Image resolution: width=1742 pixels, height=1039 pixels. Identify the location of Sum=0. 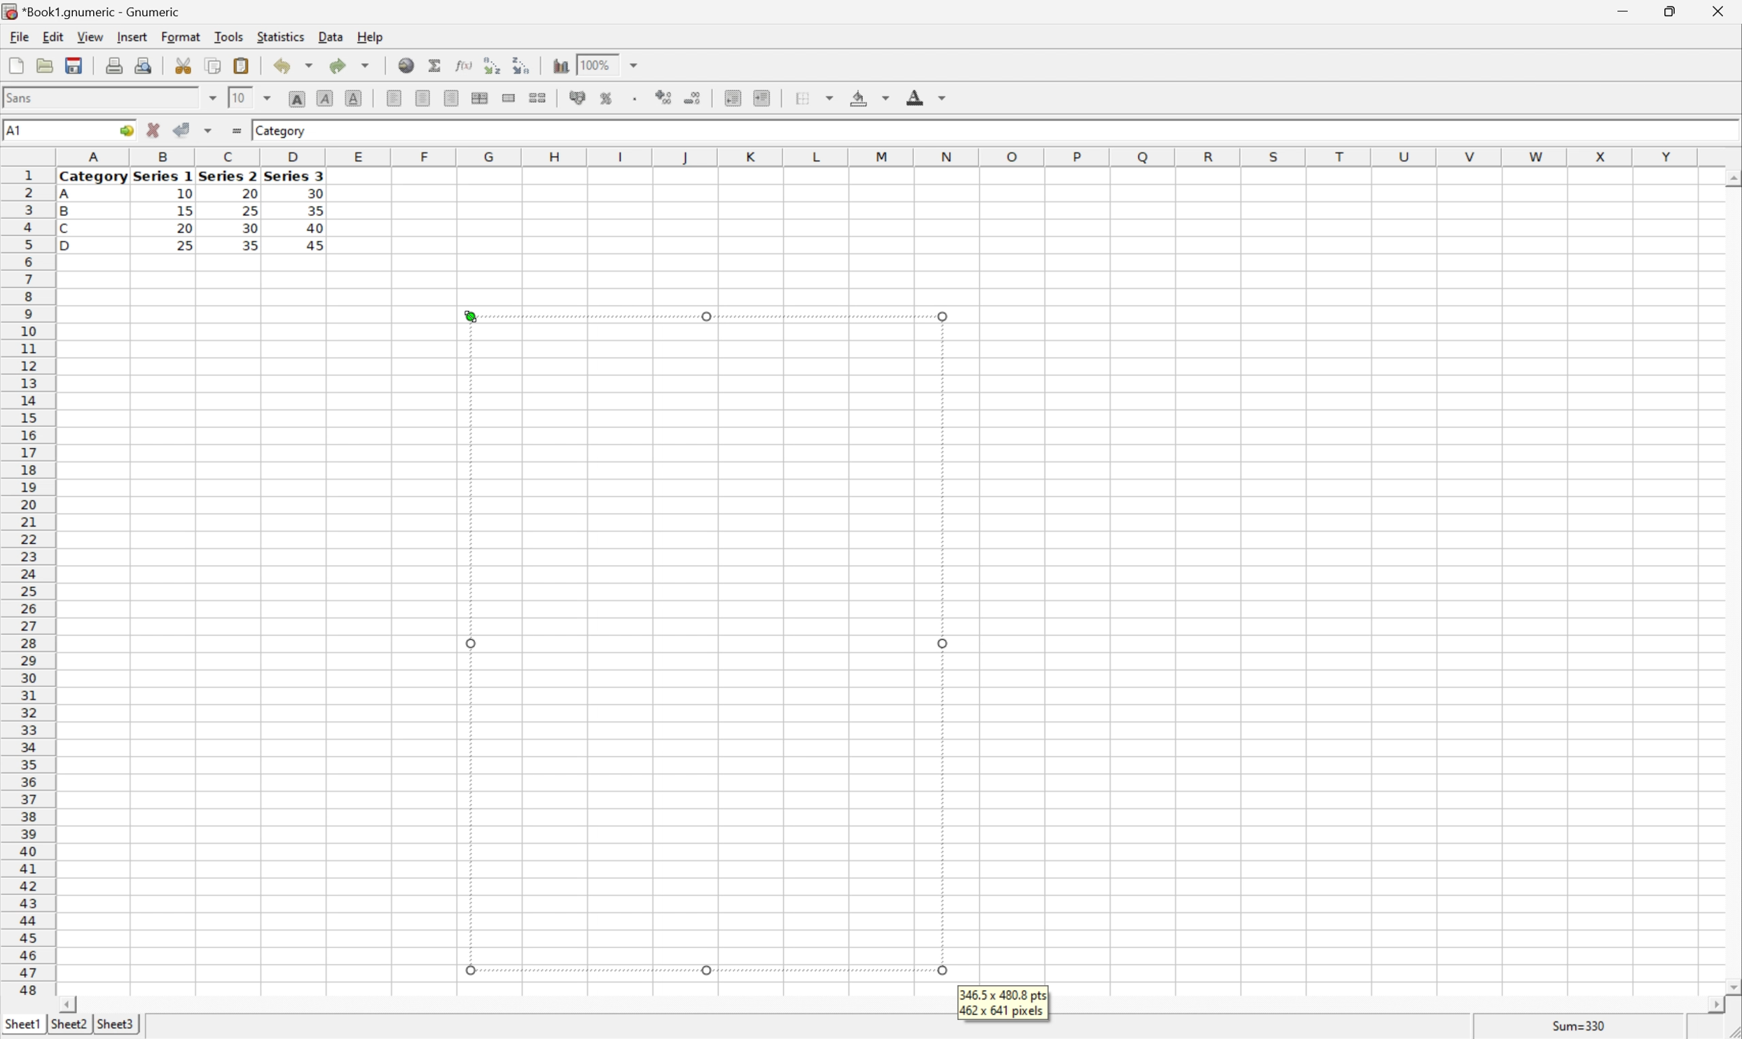
(1582, 1028).